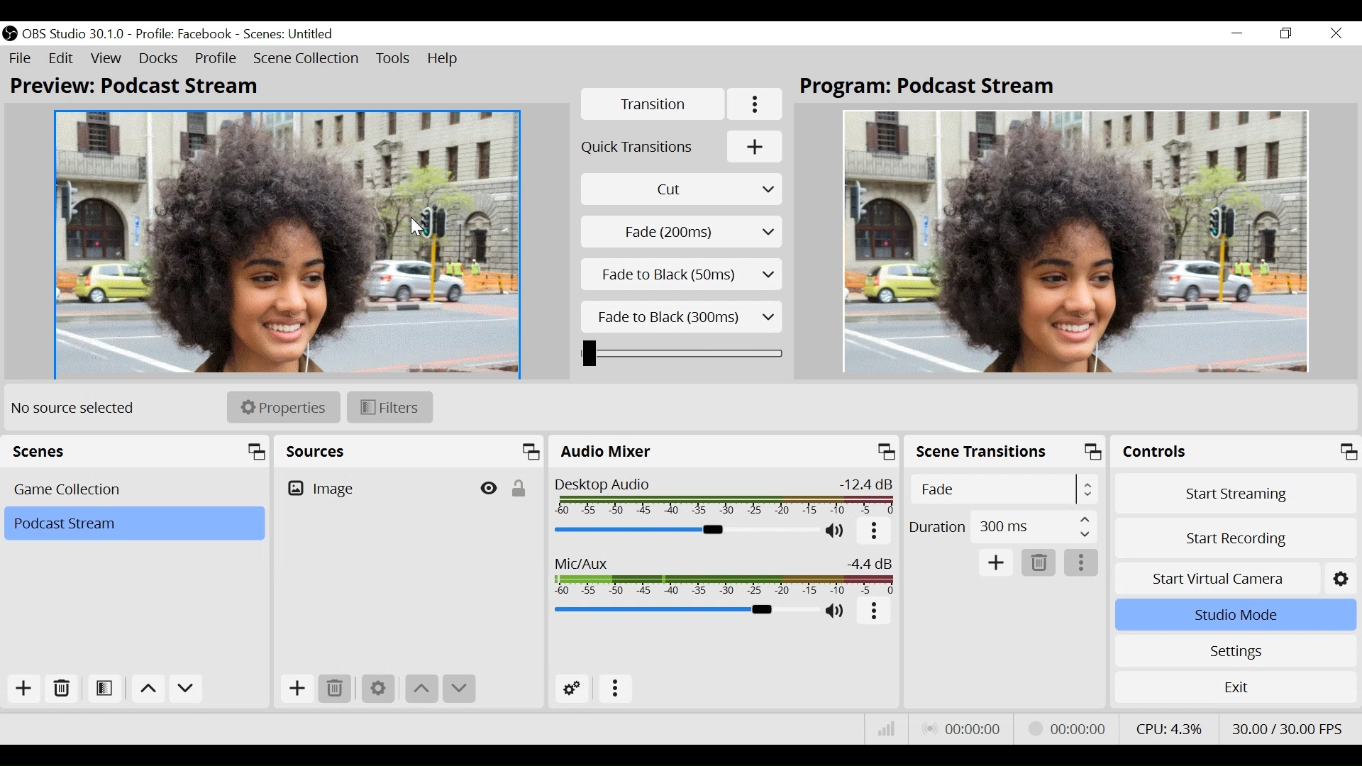 The image size is (1362, 766). I want to click on No source selected, so click(78, 408).